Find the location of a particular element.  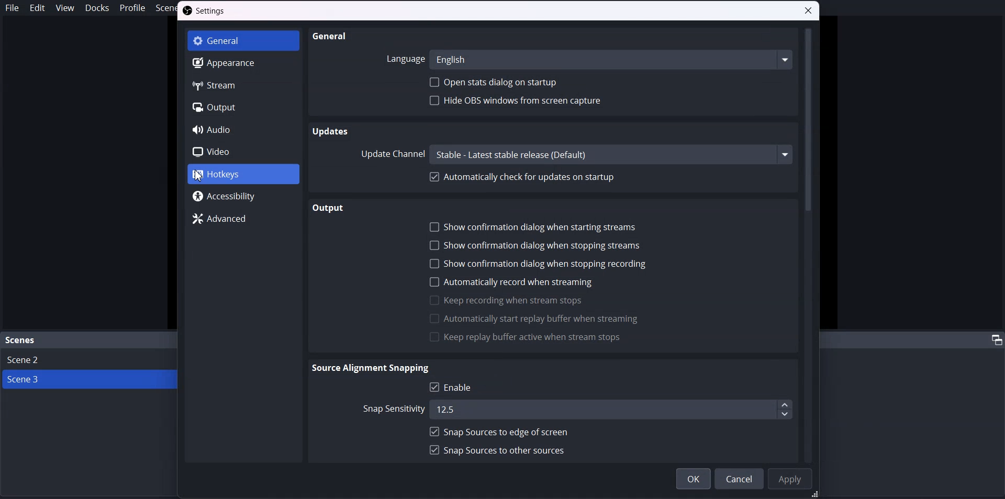

Settings is located at coordinates (207, 12).